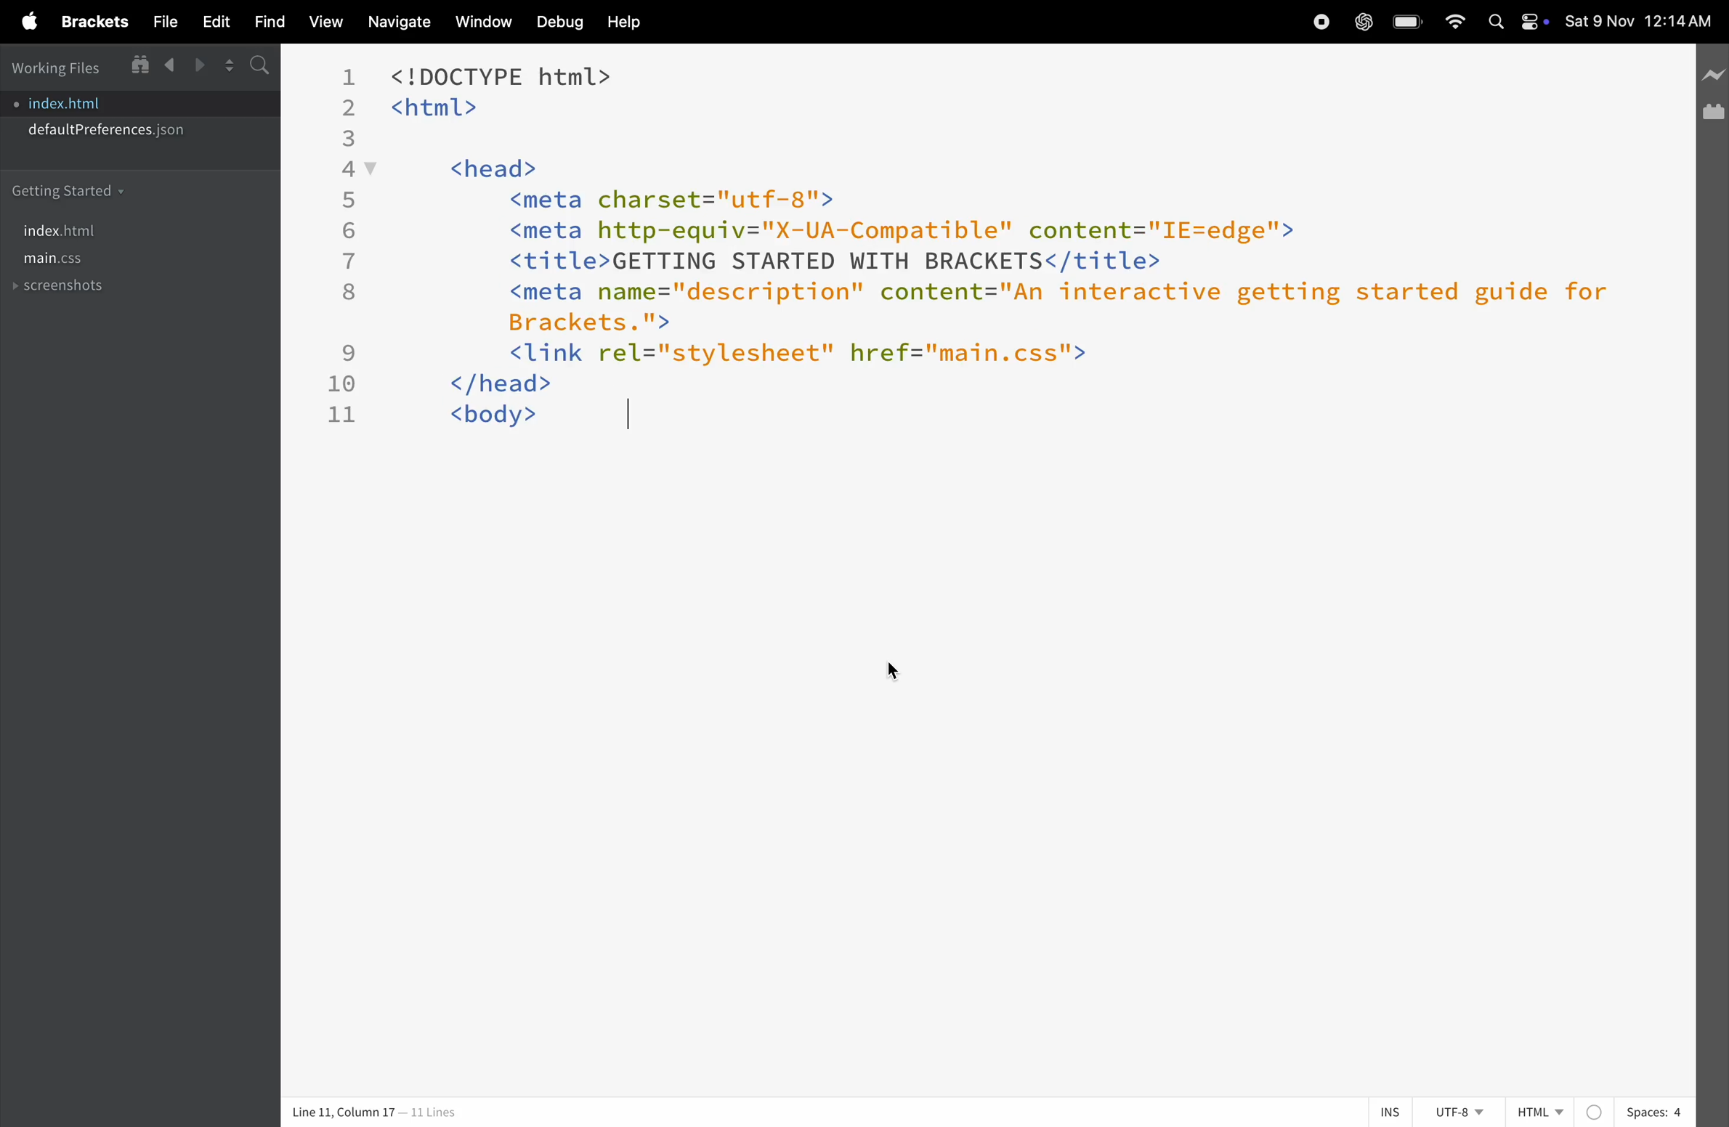  Describe the element at coordinates (137, 132) in the screenshot. I see `default prefrences` at that location.